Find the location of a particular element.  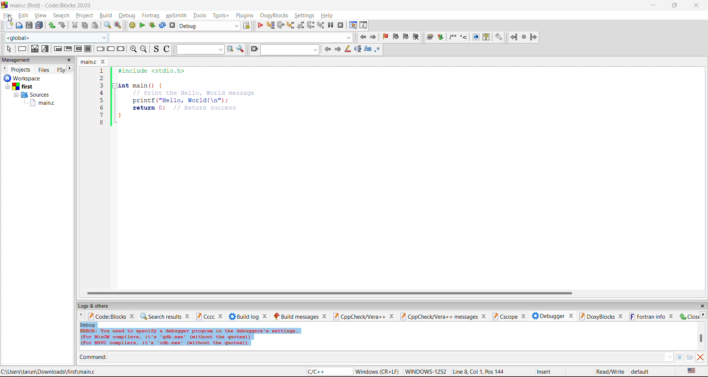

debugging windows is located at coordinates (353, 26).